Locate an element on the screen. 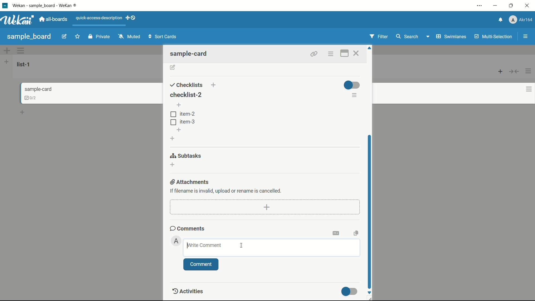  swimlane actions is located at coordinates (21, 51).